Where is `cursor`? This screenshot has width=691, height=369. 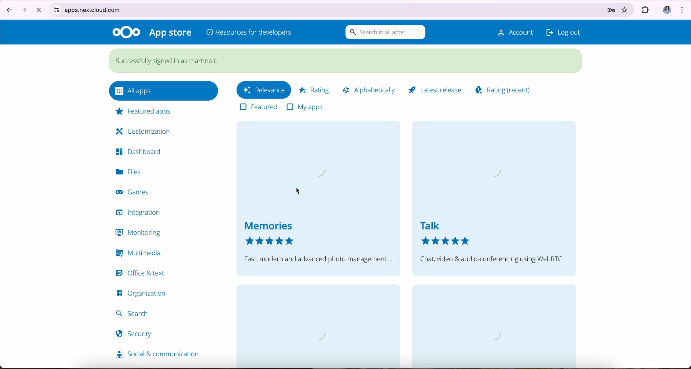 cursor is located at coordinates (300, 191).